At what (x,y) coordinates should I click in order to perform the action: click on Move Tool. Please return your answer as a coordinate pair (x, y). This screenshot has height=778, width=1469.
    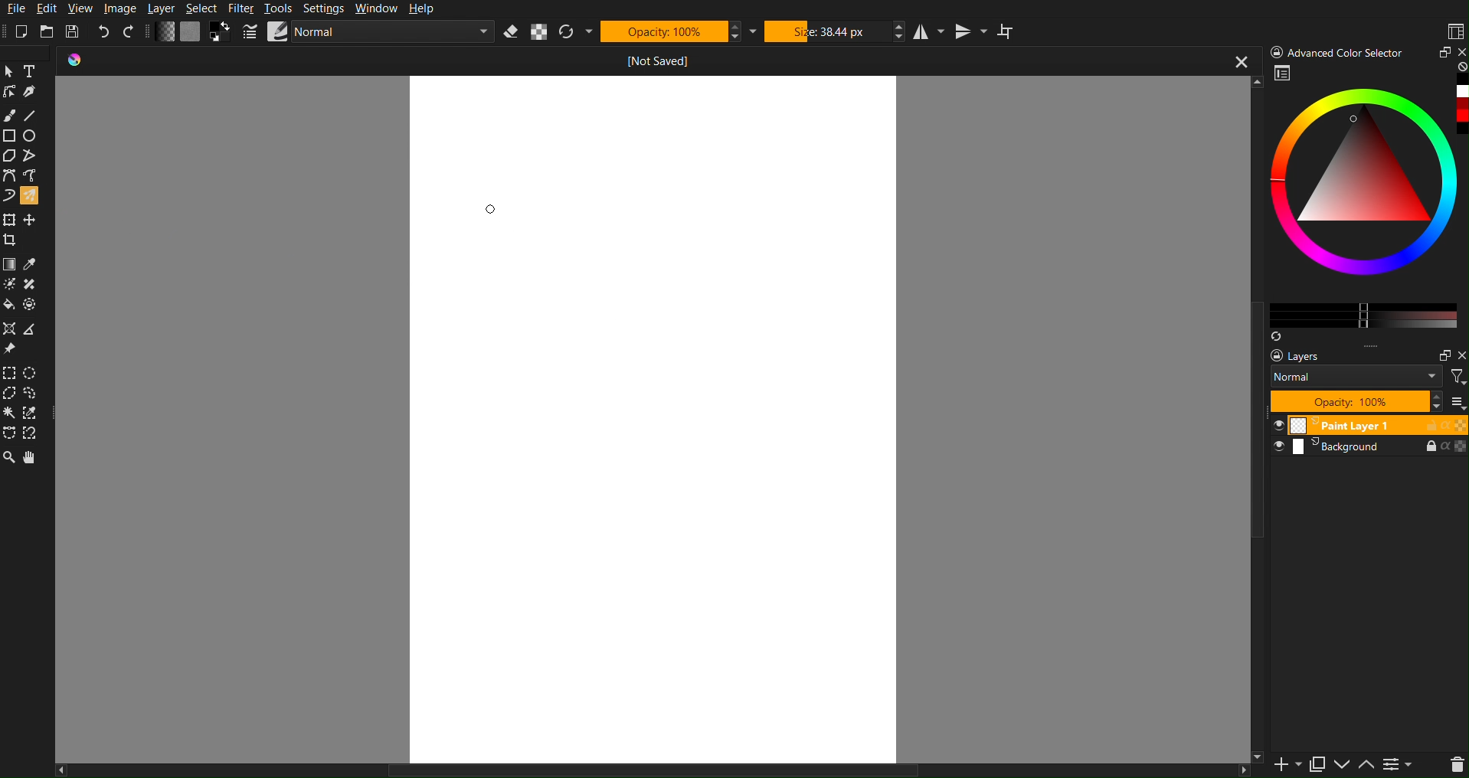
    Looking at the image, I should click on (33, 218).